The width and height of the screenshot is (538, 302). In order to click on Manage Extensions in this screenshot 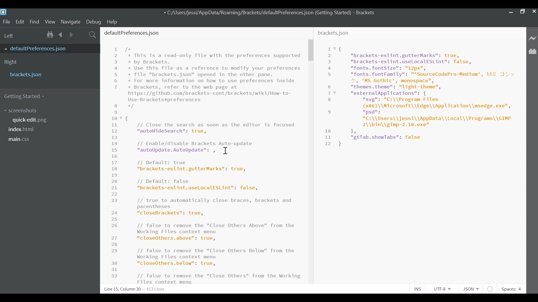, I will do `click(532, 51)`.